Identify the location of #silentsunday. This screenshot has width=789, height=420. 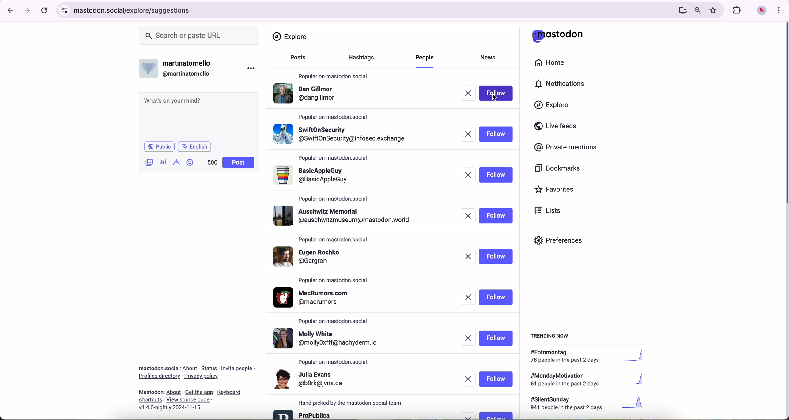
(588, 404).